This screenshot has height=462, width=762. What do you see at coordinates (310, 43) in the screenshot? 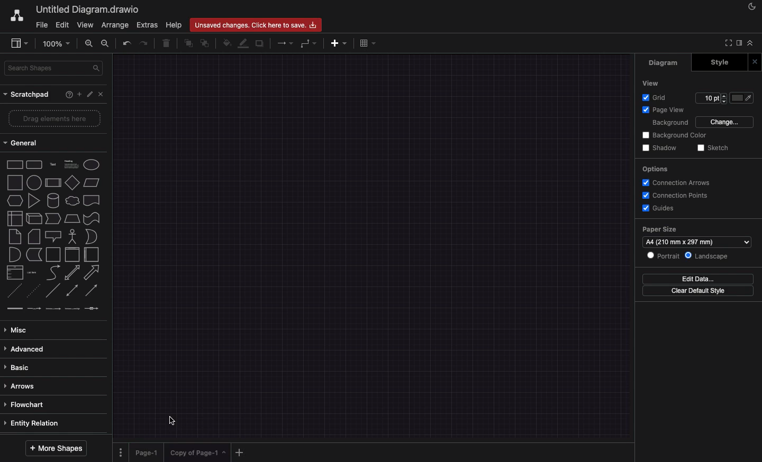
I see `waypoints` at bounding box center [310, 43].